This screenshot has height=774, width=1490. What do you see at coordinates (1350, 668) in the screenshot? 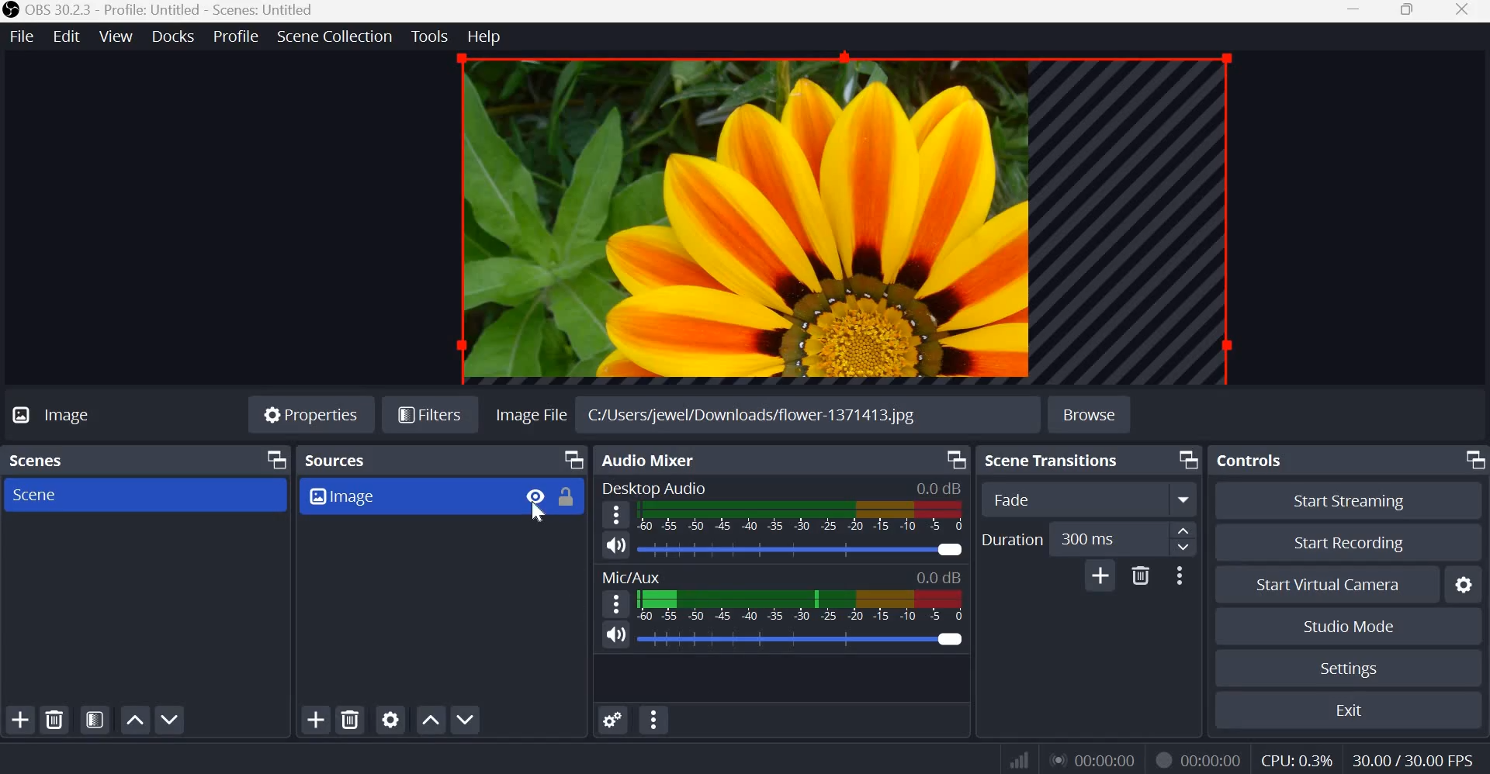
I see `Settings` at bounding box center [1350, 668].